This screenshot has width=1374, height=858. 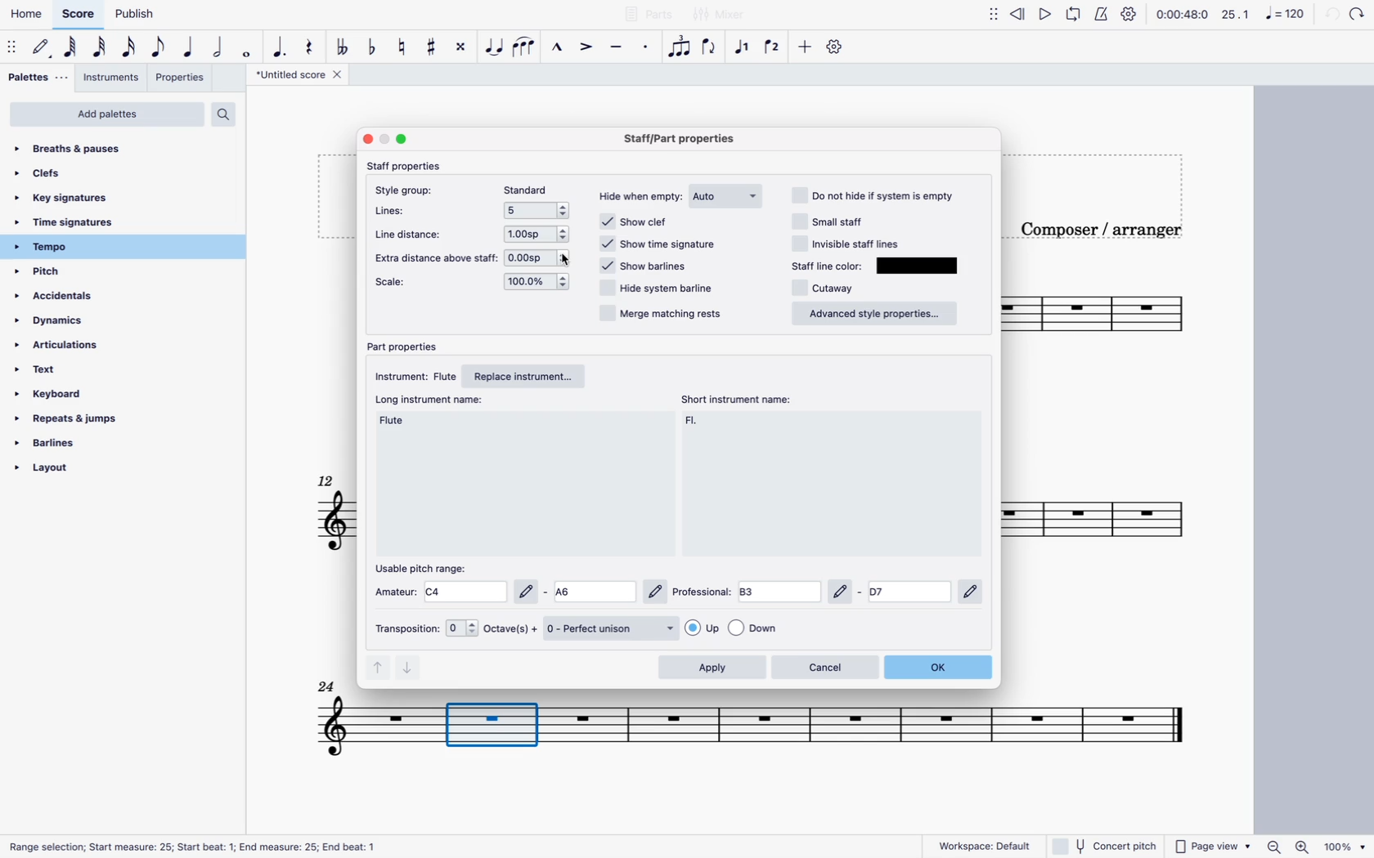 What do you see at coordinates (191, 846) in the screenshot?
I see `Range selection; Start measure: 25; Start beat: 1; End measure: 25; End beat: 1` at bounding box center [191, 846].